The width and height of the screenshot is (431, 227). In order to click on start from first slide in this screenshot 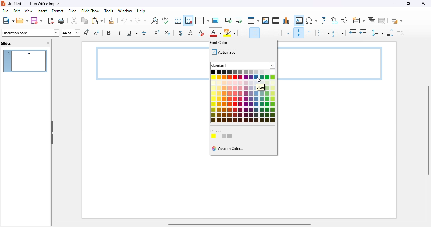, I will do `click(228, 20)`.